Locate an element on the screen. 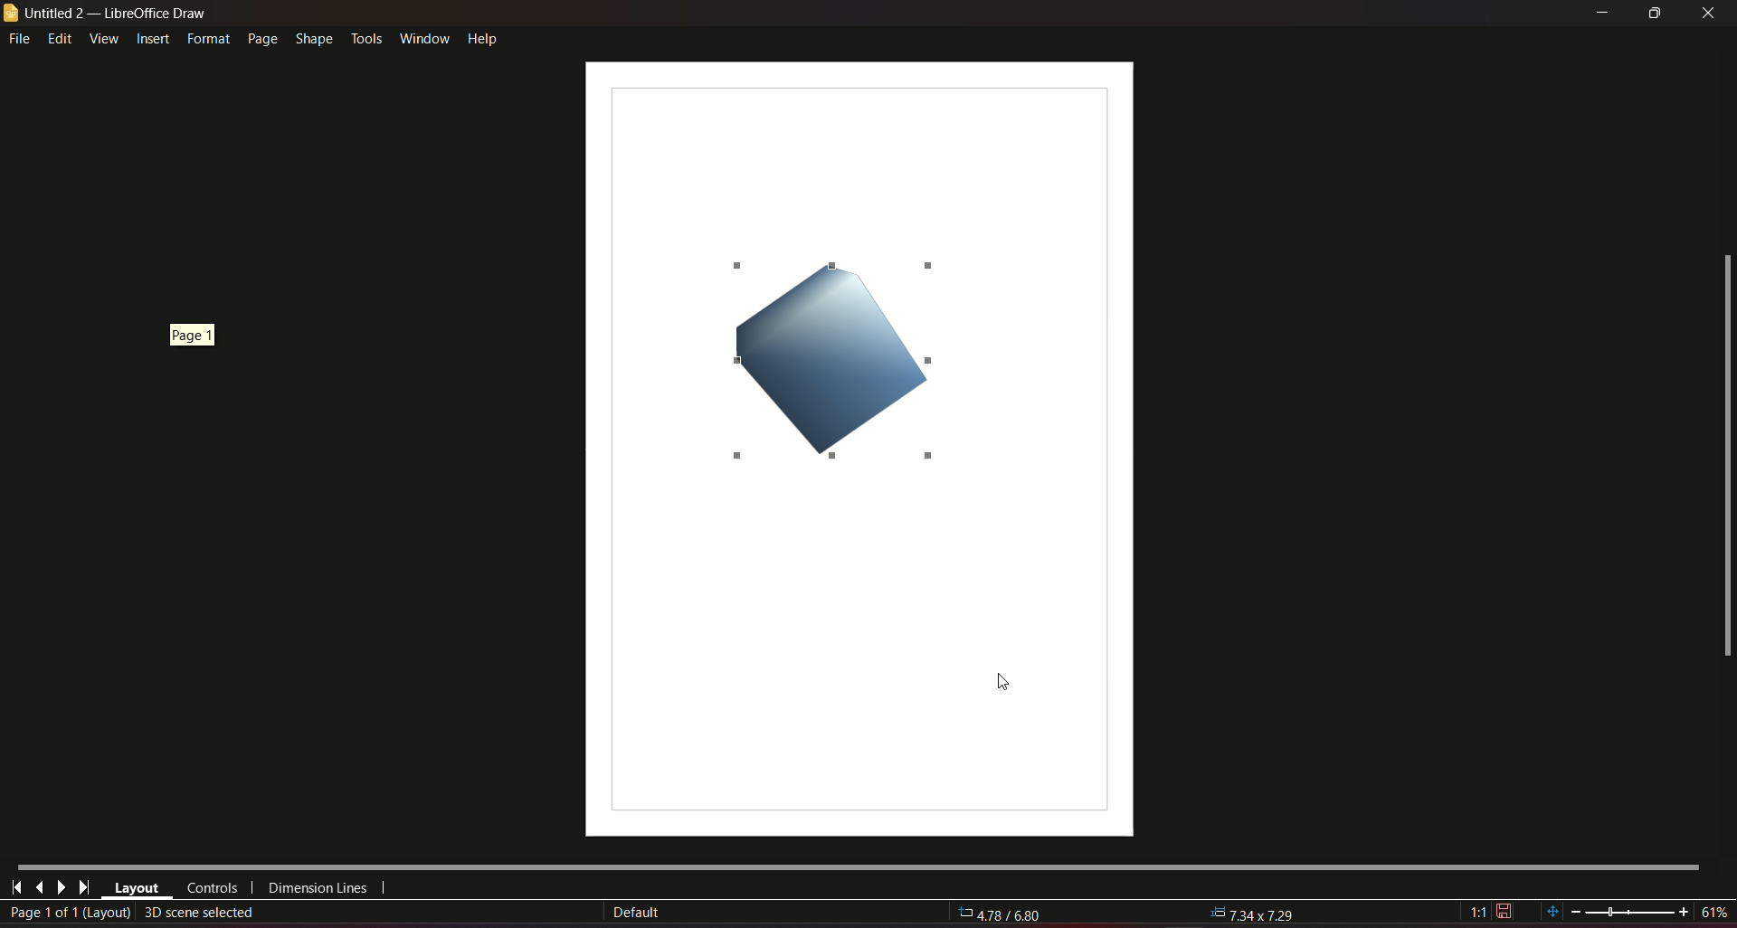 Image resolution: width=1737 pixels, height=928 pixels. edit is located at coordinates (61, 38).